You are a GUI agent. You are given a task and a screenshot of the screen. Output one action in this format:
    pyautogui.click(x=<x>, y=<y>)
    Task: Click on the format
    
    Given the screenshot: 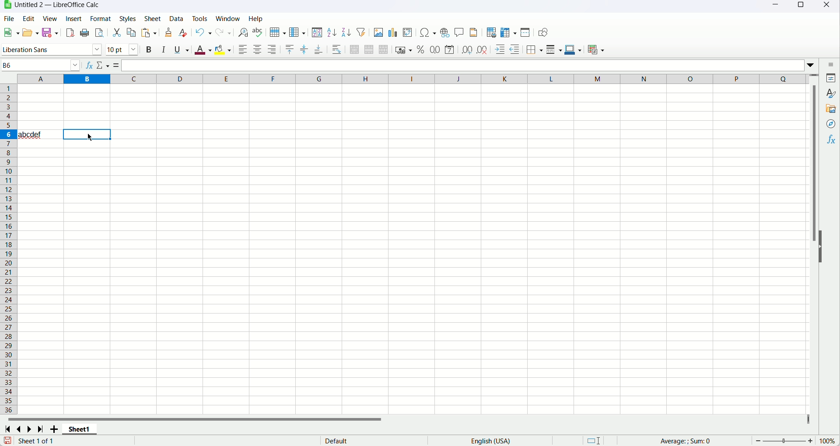 What is the action you would take?
    pyautogui.click(x=100, y=19)
    